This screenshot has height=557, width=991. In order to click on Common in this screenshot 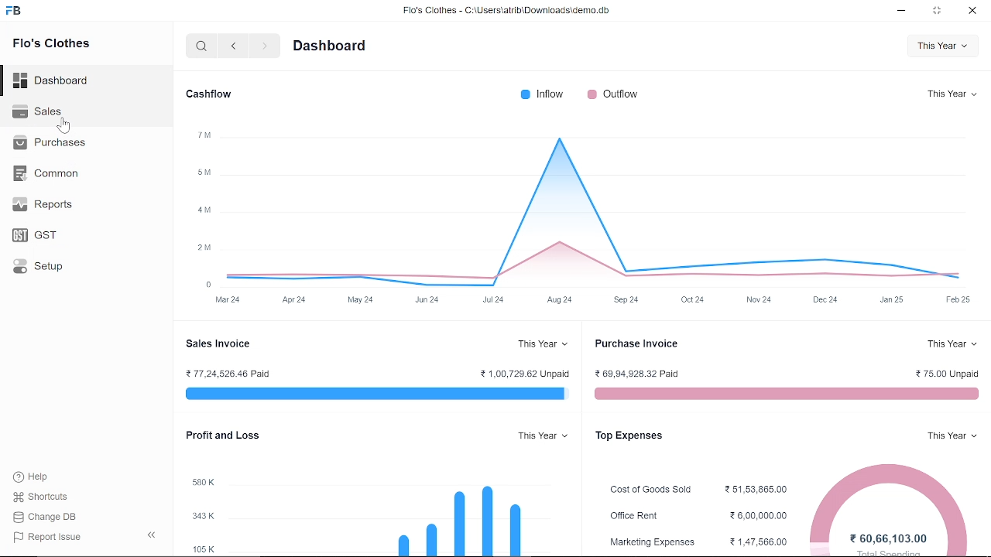, I will do `click(55, 173)`.